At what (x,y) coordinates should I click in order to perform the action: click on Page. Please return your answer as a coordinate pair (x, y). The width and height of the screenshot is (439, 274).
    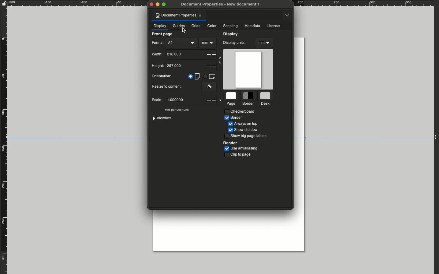
    Looking at the image, I should click on (228, 100).